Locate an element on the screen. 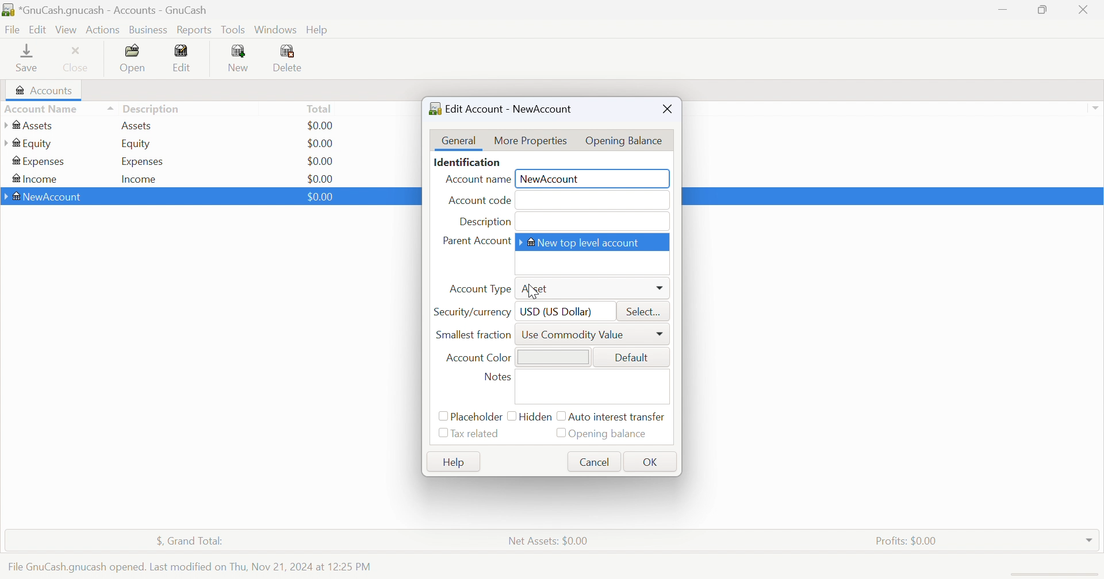 This screenshot has width=1104, height=579. Checkbox is located at coordinates (440, 434).